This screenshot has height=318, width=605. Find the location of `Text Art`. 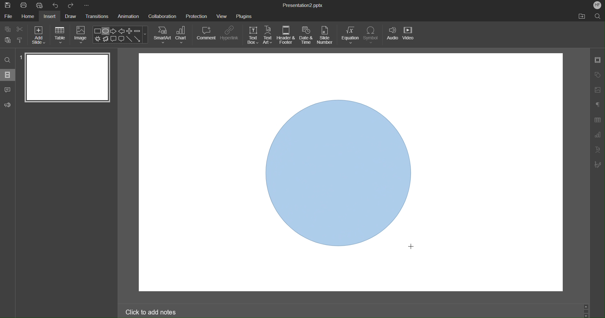

Text Art is located at coordinates (268, 35).